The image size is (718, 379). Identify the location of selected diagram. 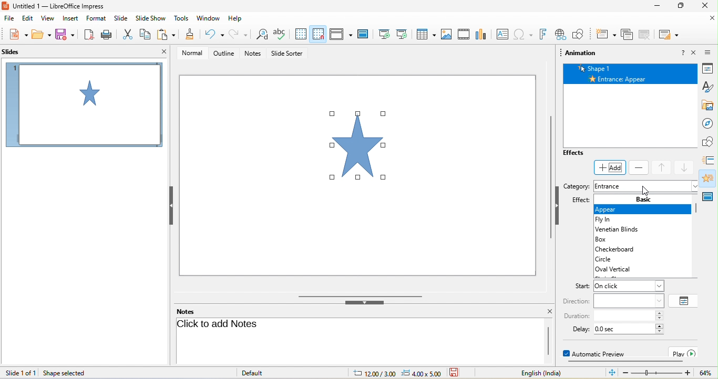
(362, 148).